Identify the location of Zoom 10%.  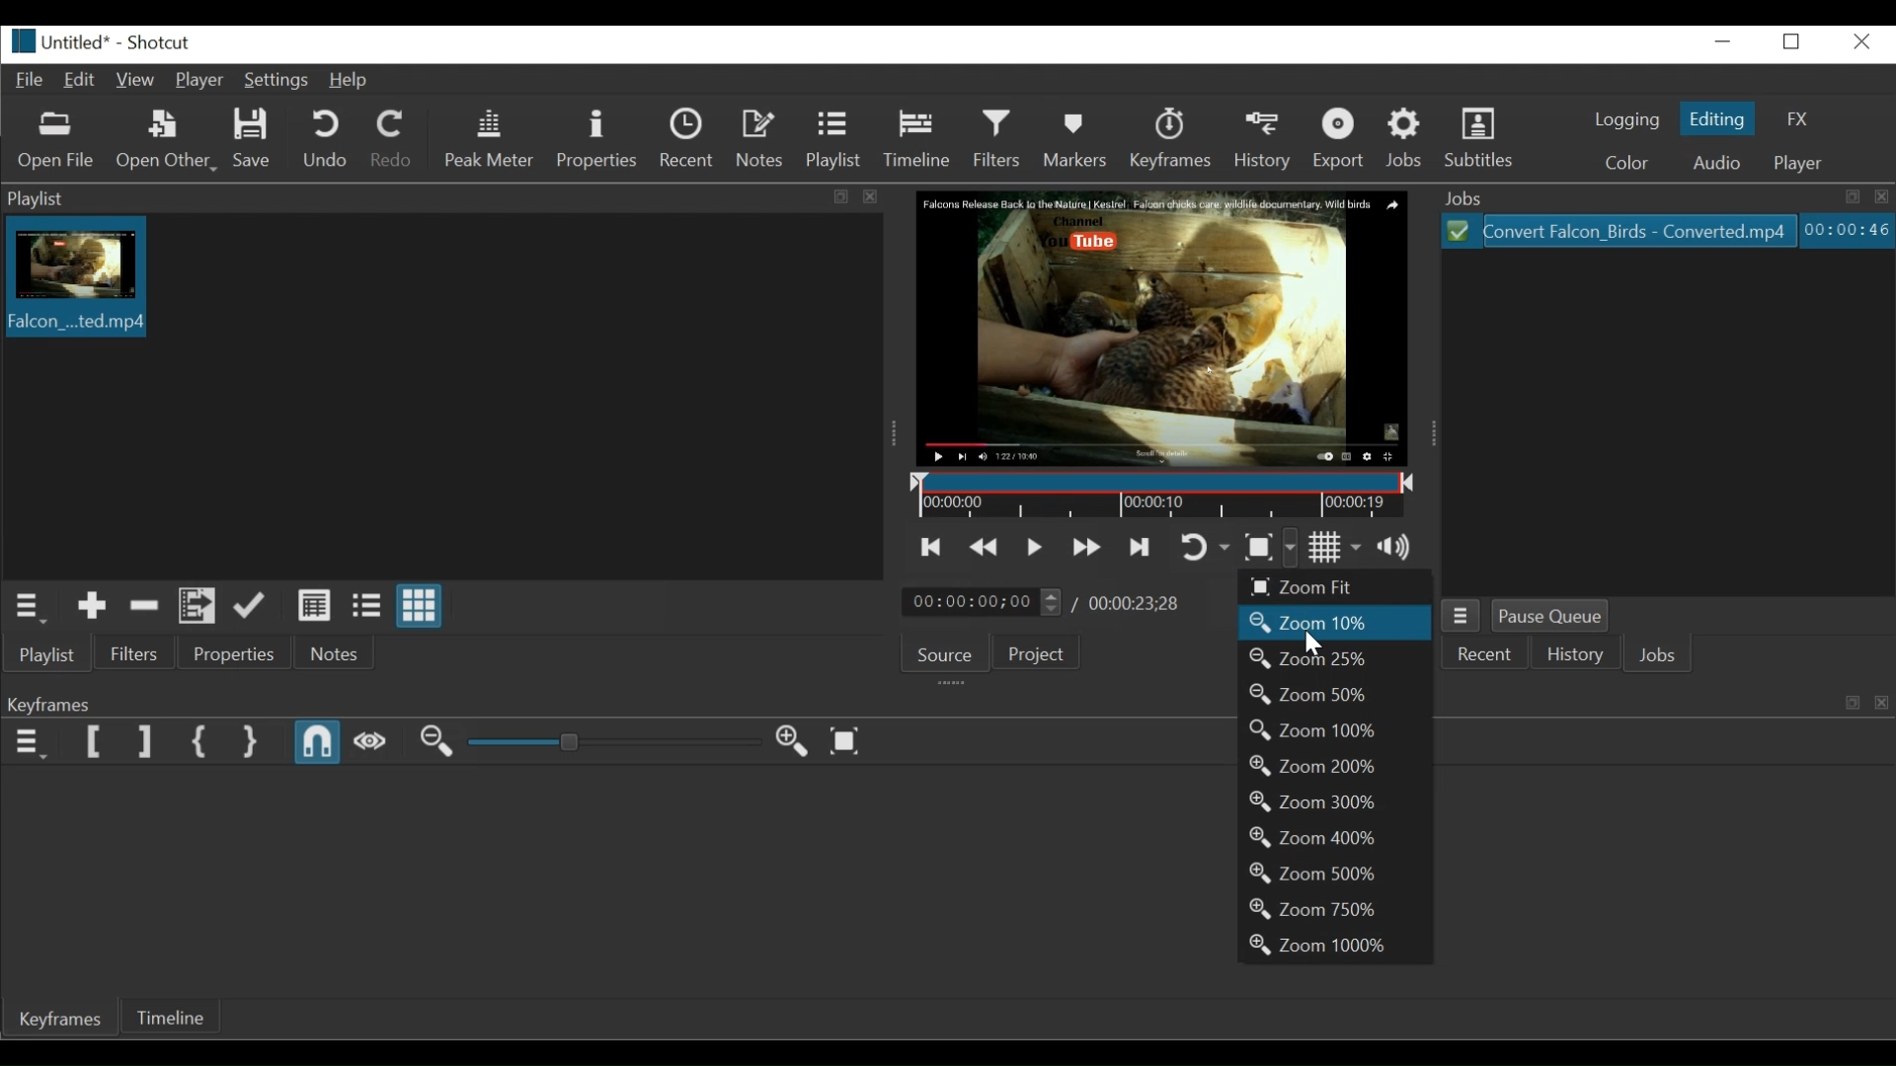
(1337, 623).